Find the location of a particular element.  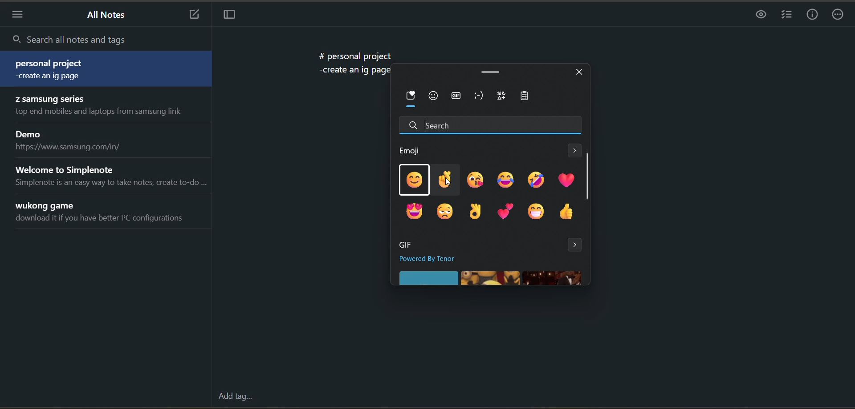

emoji 3 is located at coordinates (475, 181).